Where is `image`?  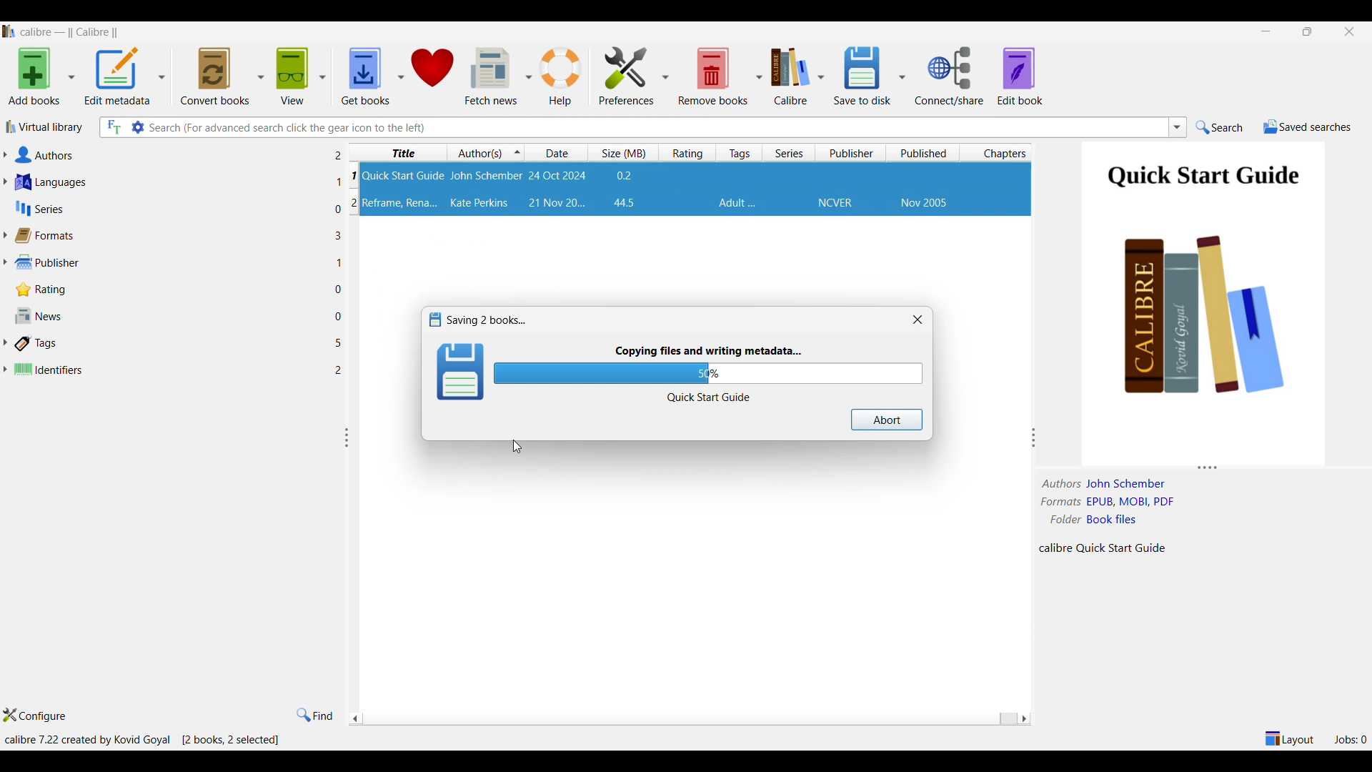
image is located at coordinates (1207, 334).